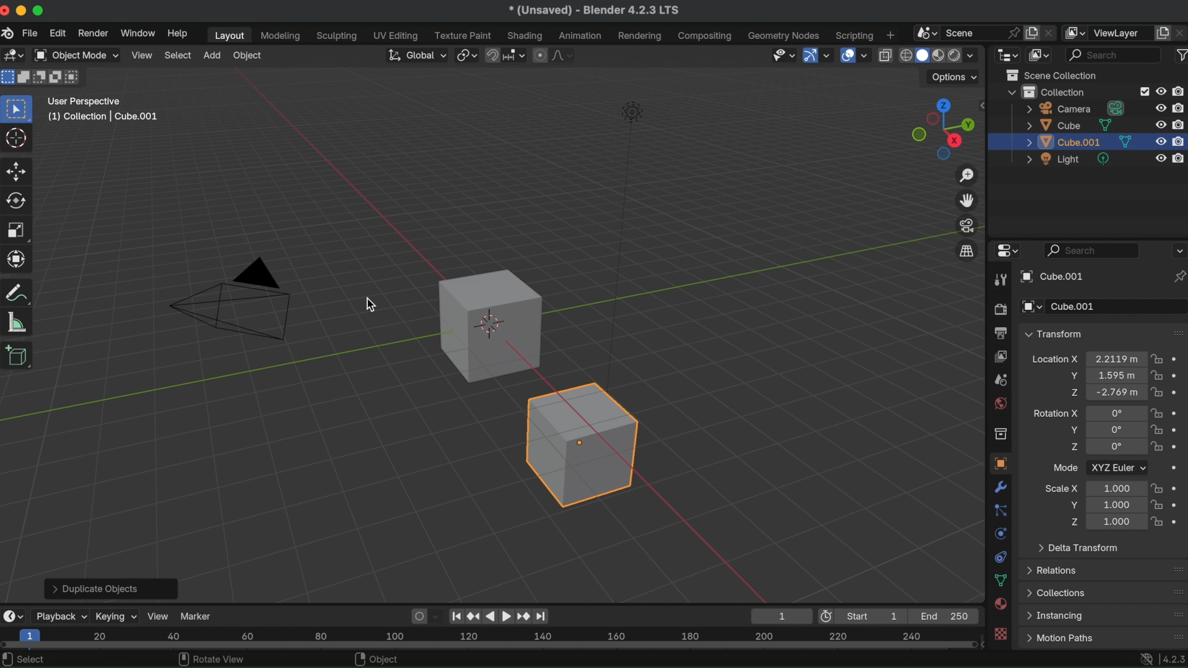 This screenshot has width=1188, height=668. What do you see at coordinates (1176, 332) in the screenshot?
I see `drag handles` at bounding box center [1176, 332].